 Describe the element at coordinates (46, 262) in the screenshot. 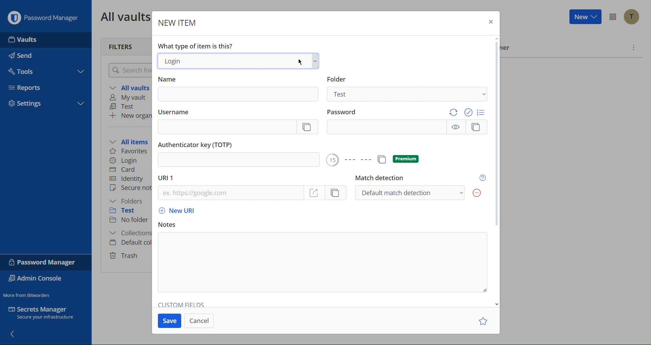

I see `Password Manager` at that location.